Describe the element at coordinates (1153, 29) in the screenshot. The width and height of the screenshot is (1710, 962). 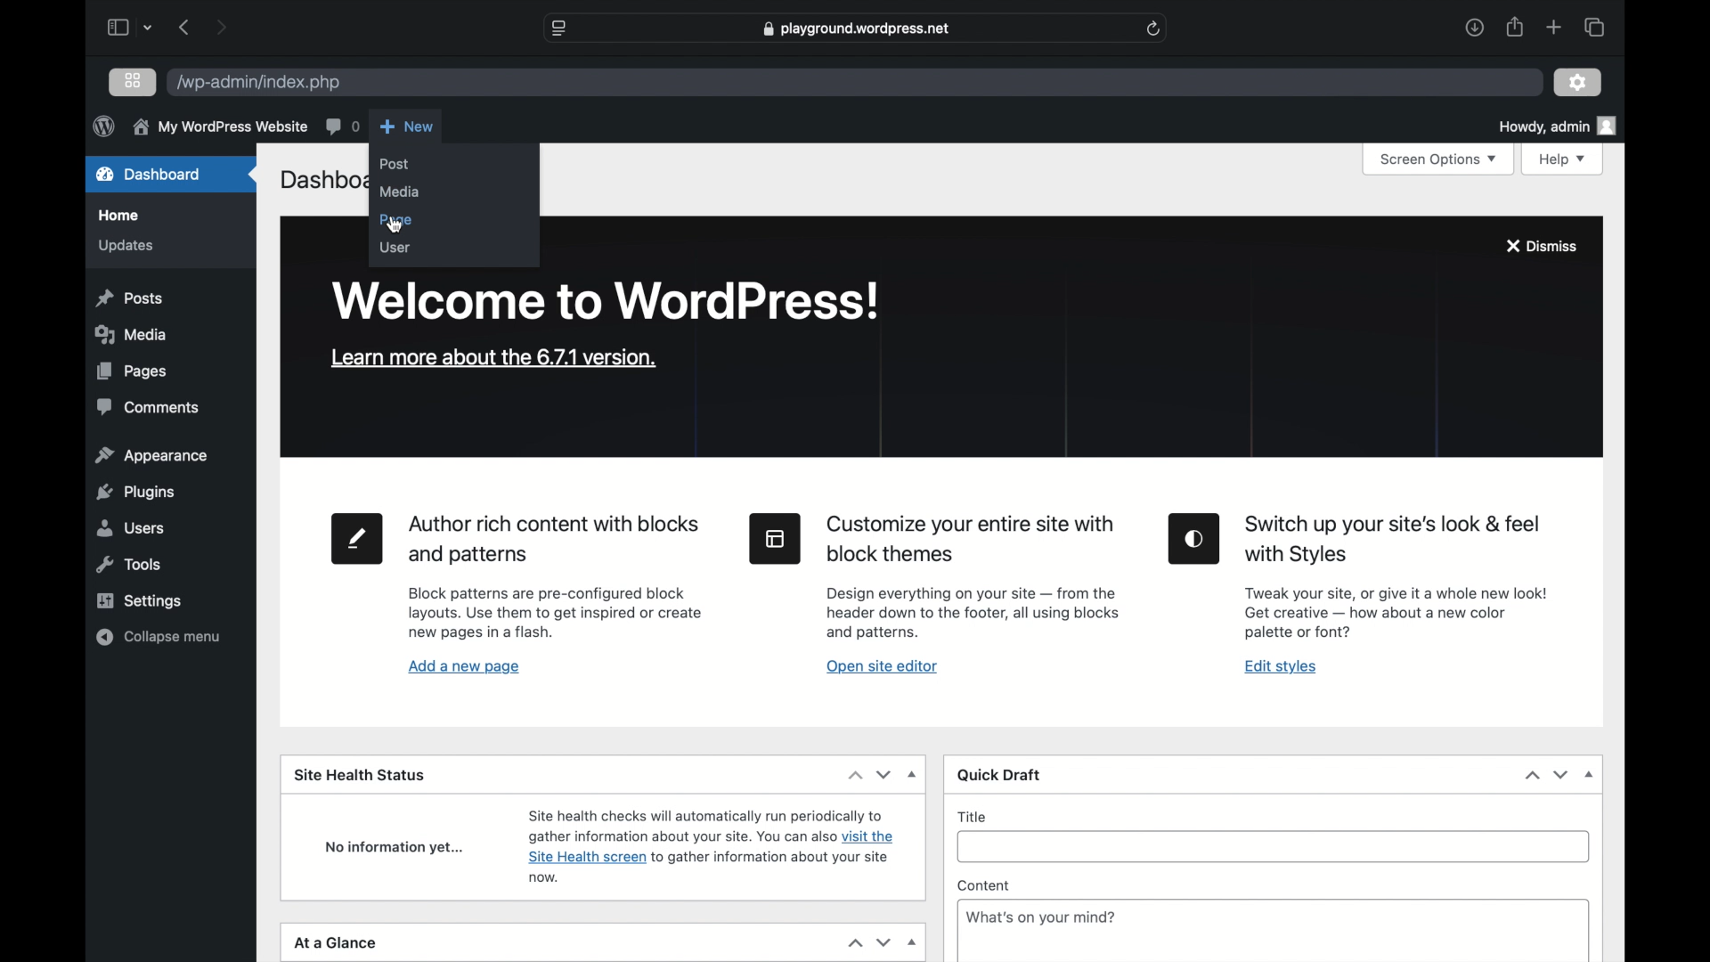
I see `refresh` at that location.